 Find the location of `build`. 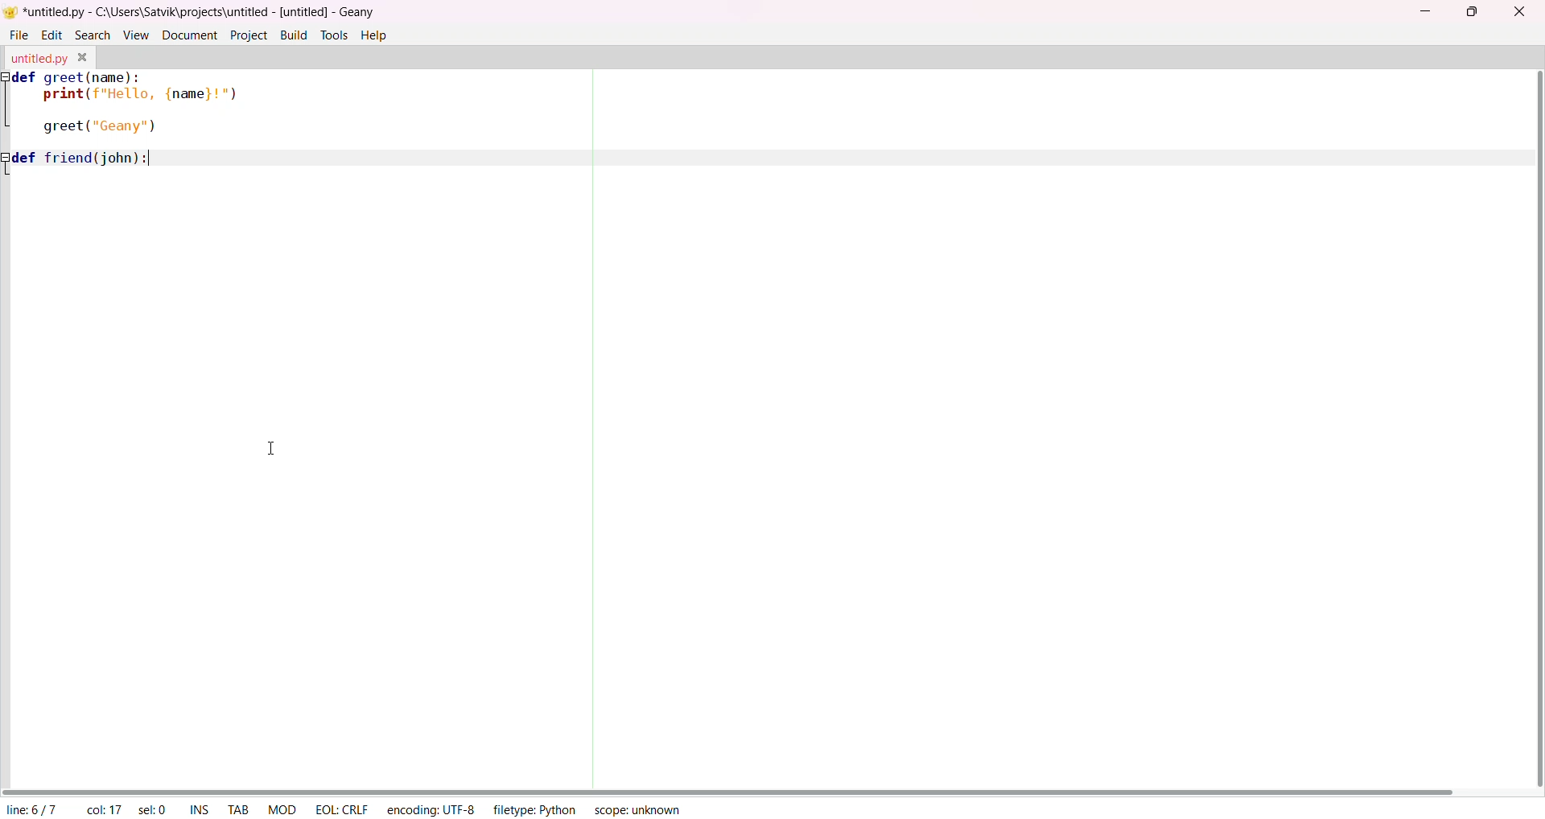

build is located at coordinates (295, 36).